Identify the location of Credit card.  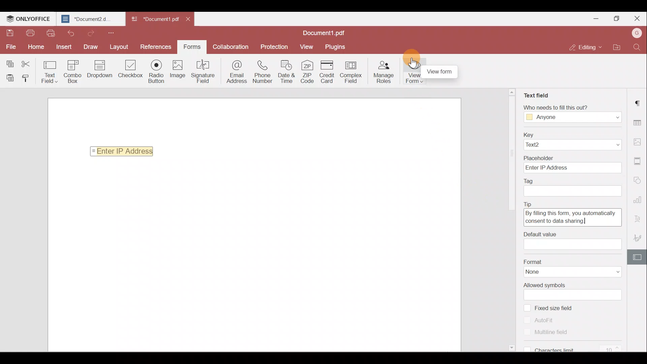
(328, 71).